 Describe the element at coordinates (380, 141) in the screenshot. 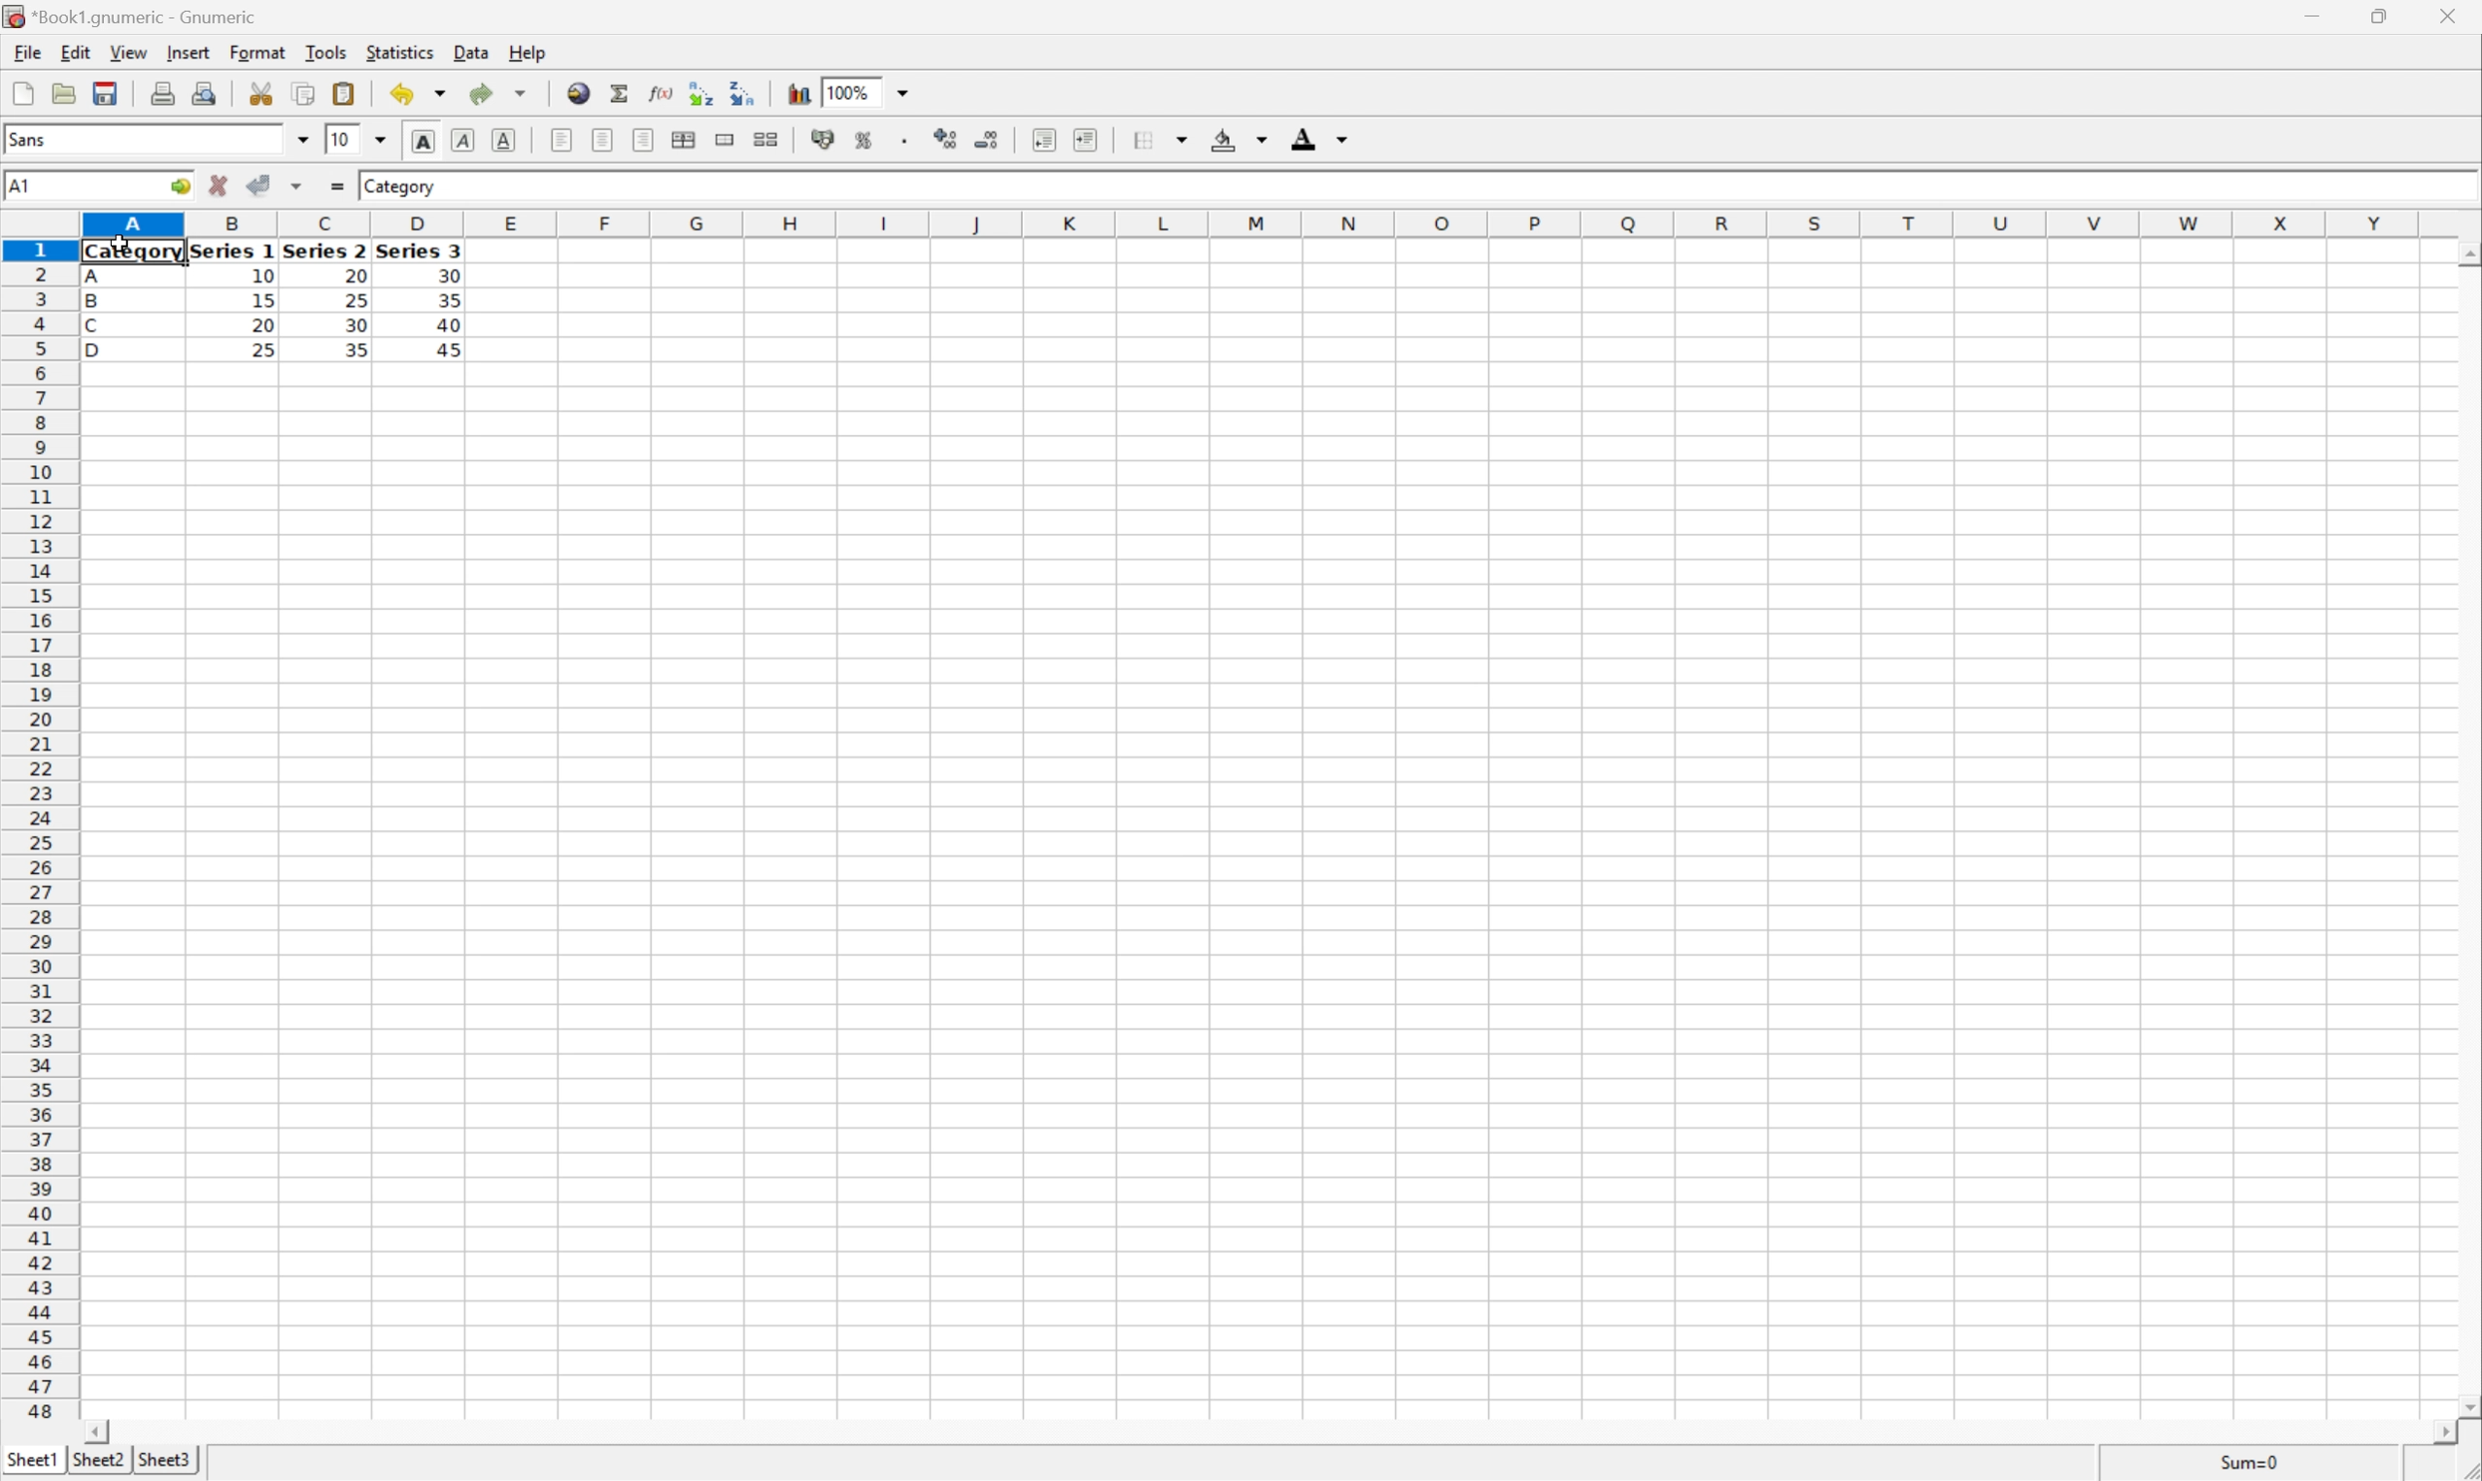

I see `Drop Down` at that location.